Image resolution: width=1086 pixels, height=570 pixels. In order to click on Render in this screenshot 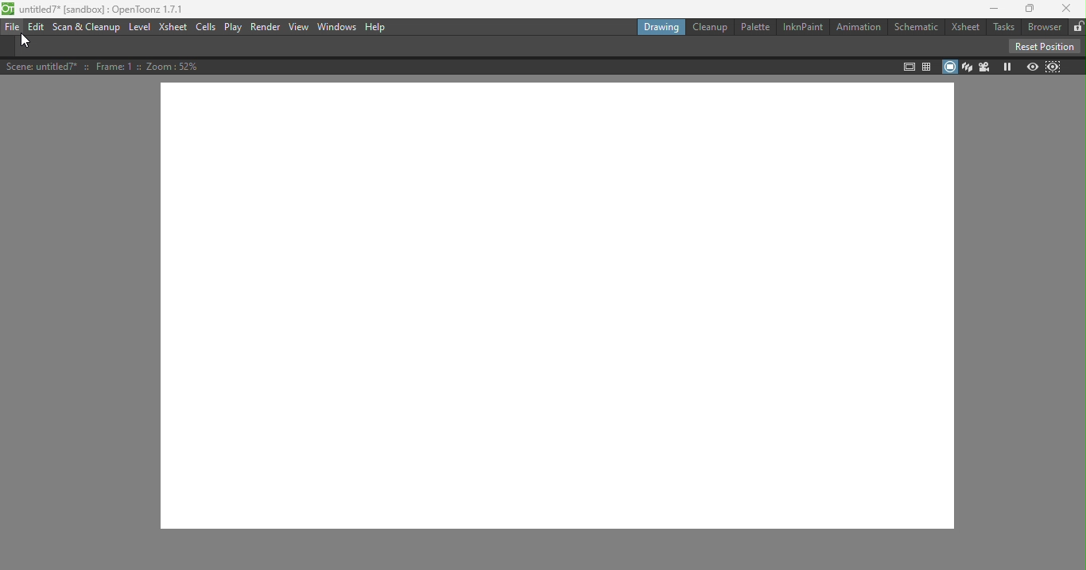, I will do `click(266, 27)`.